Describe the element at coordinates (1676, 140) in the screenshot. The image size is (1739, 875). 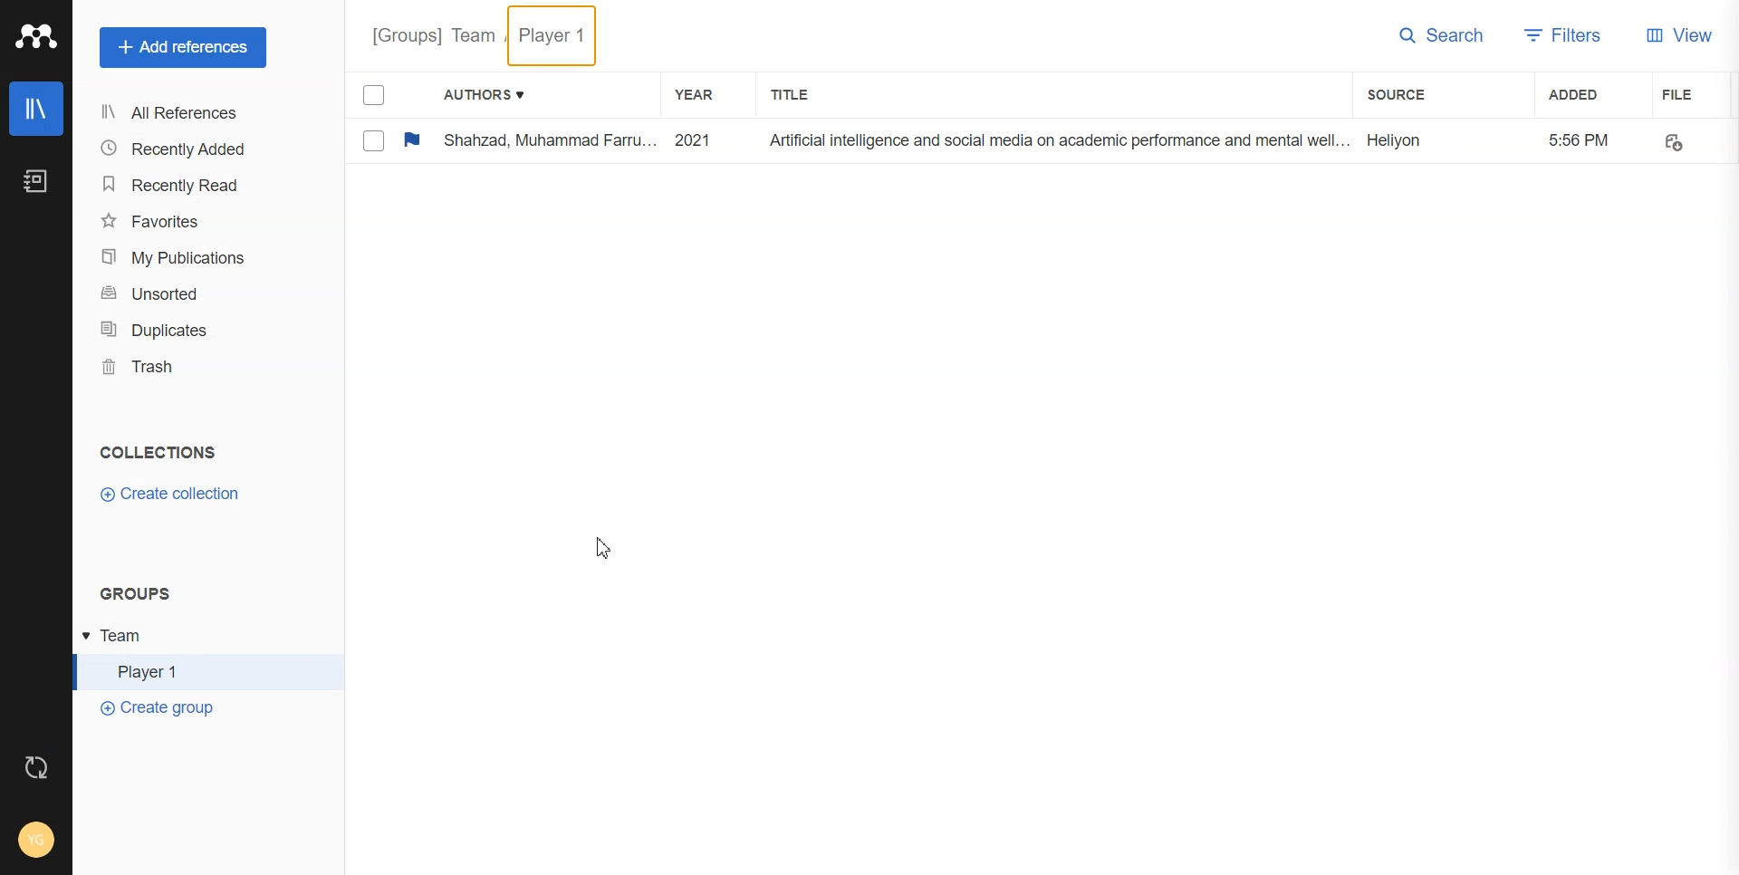
I see `File Available to download` at that location.